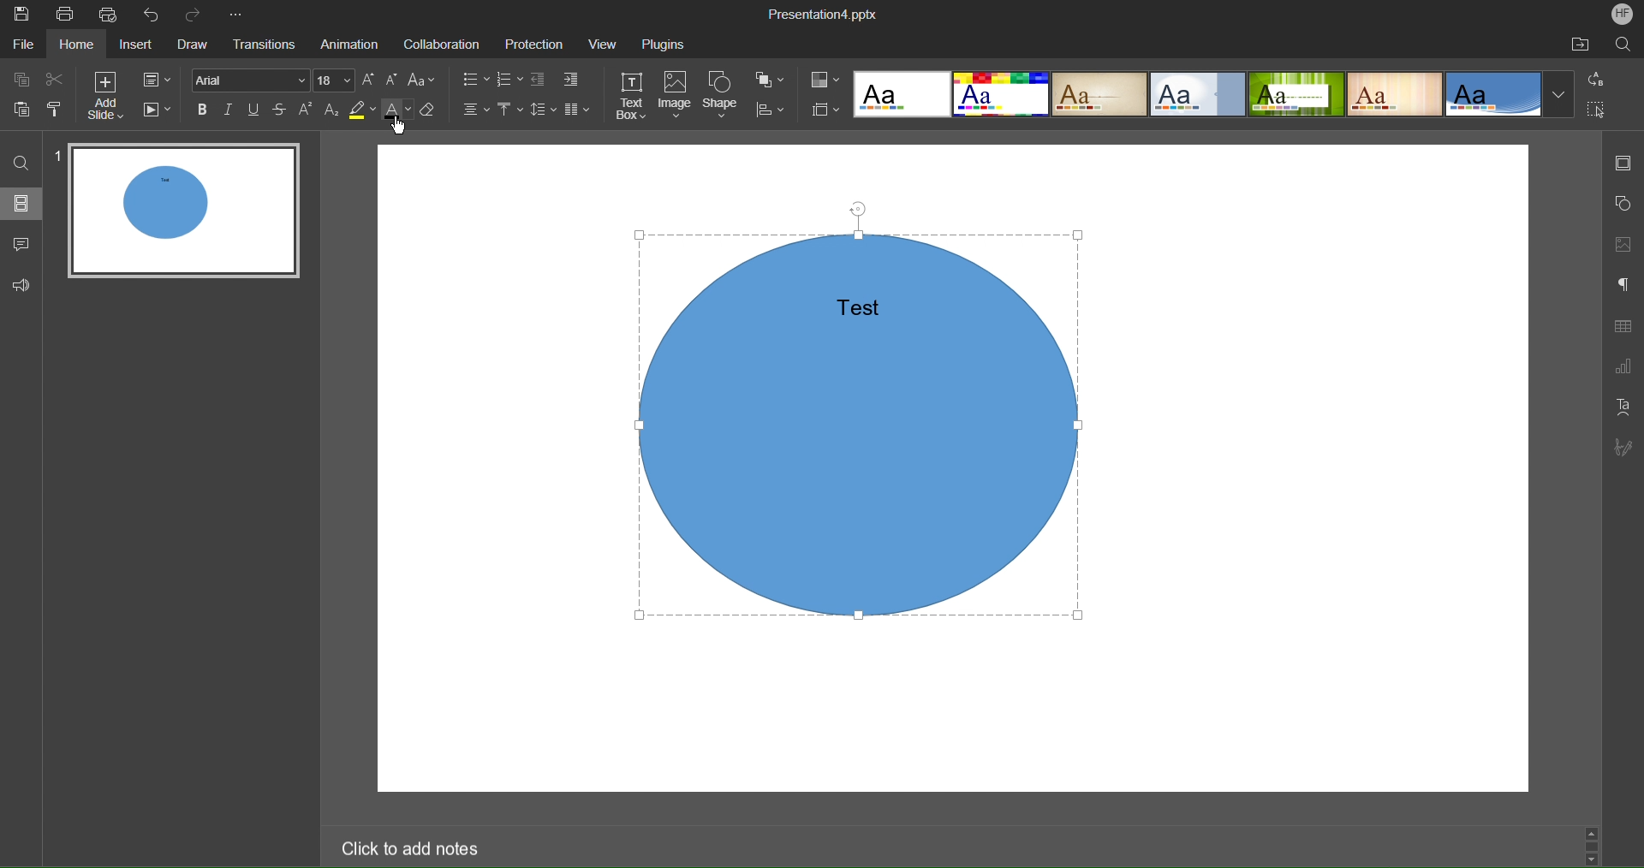 Image resolution: width=1644 pixels, height=868 pixels. What do you see at coordinates (55, 112) in the screenshot?
I see `Copy Style` at bounding box center [55, 112].